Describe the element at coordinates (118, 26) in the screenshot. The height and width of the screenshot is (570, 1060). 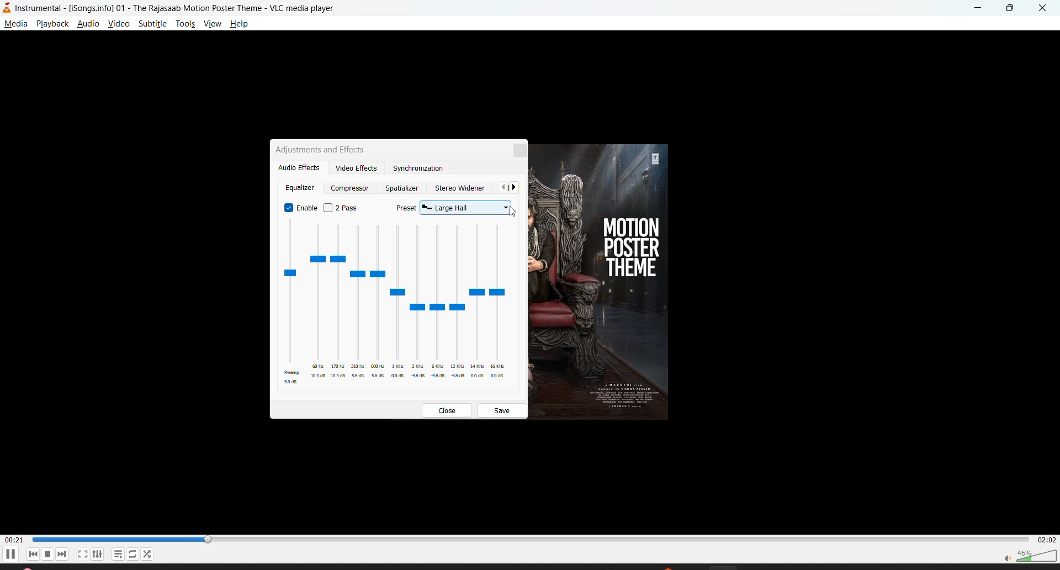
I see `view` at that location.